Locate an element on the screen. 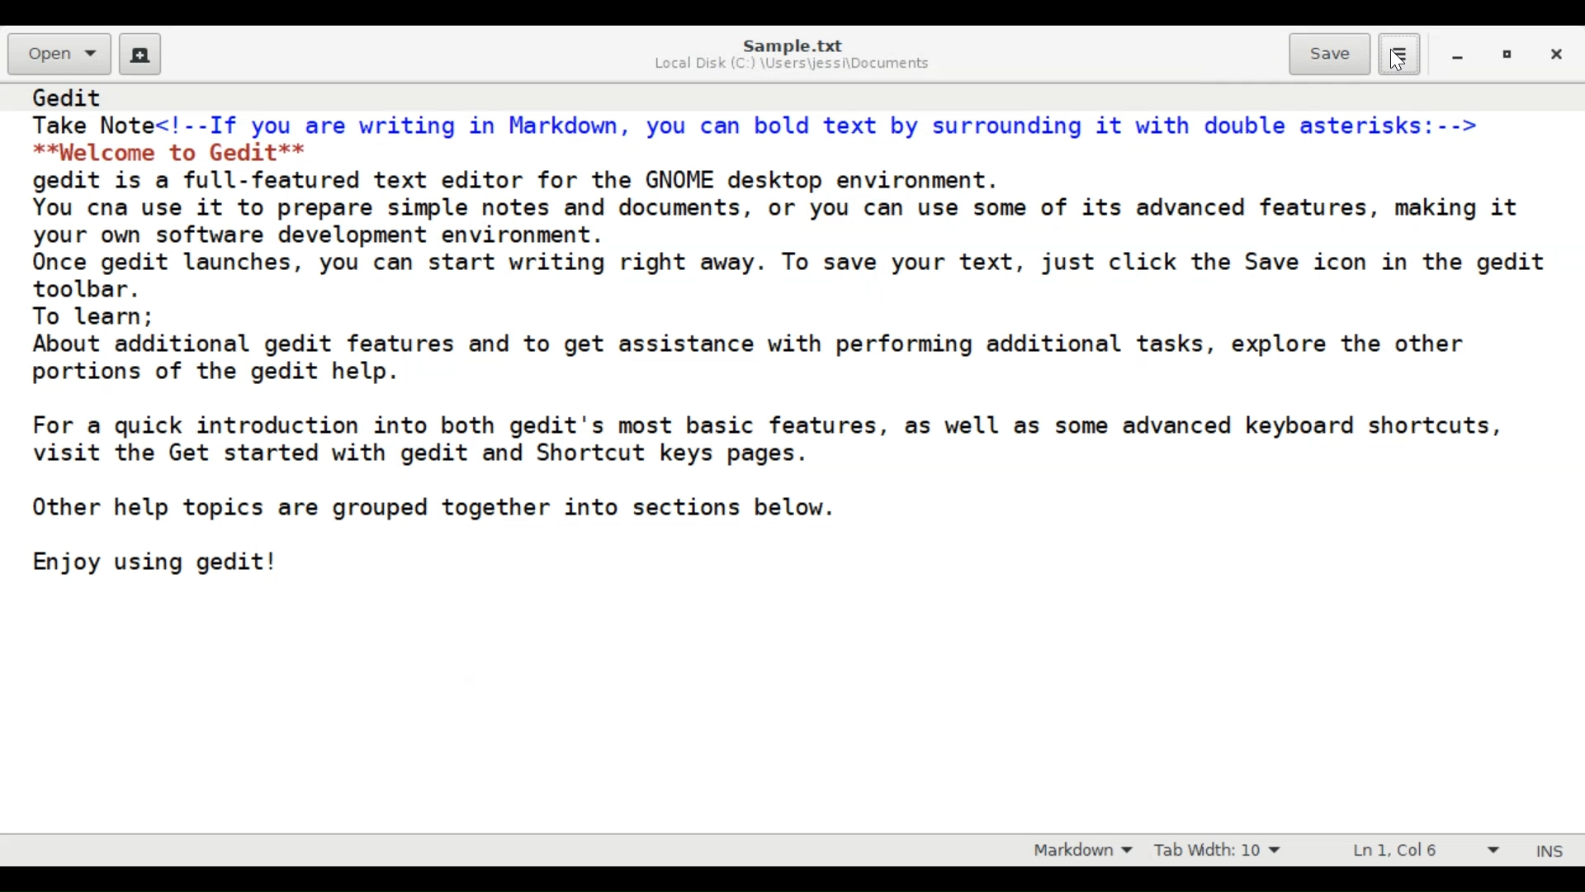 This screenshot has height=892, width=1585. Tab Width: 10 is located at coordinates (1226, 849).